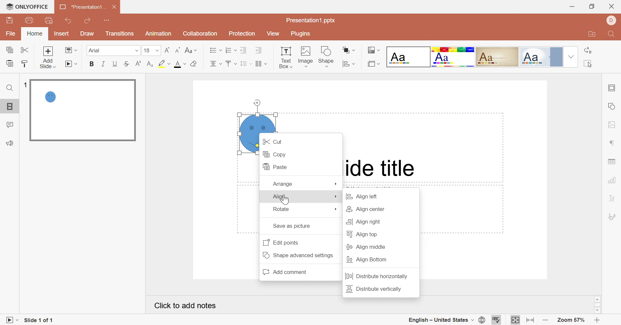 Image resolution: width=621 pixels, height=325 pixels. Describe the element at coordinates (482, 320) in the screenshot. I see `Set document language` at that location.